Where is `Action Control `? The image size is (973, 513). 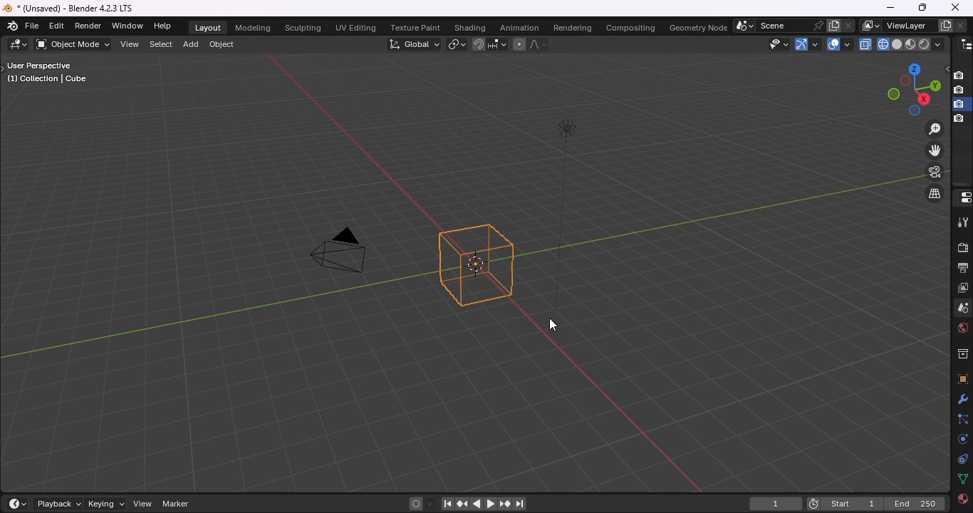
Action Control  is located at coordinates (962, 198).